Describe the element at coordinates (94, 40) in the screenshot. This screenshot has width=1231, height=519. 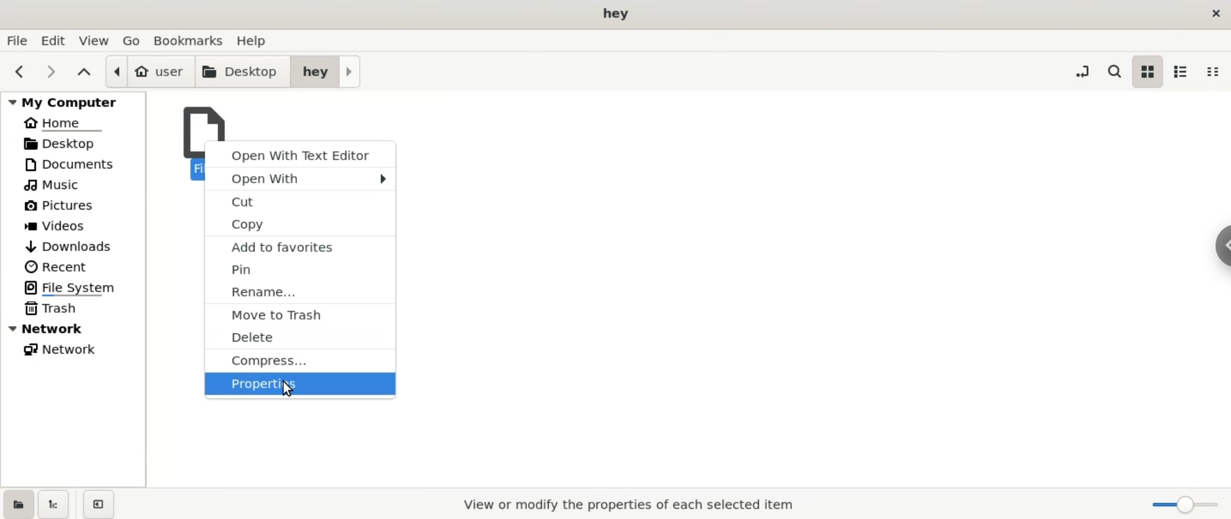
I see `view` at that location.